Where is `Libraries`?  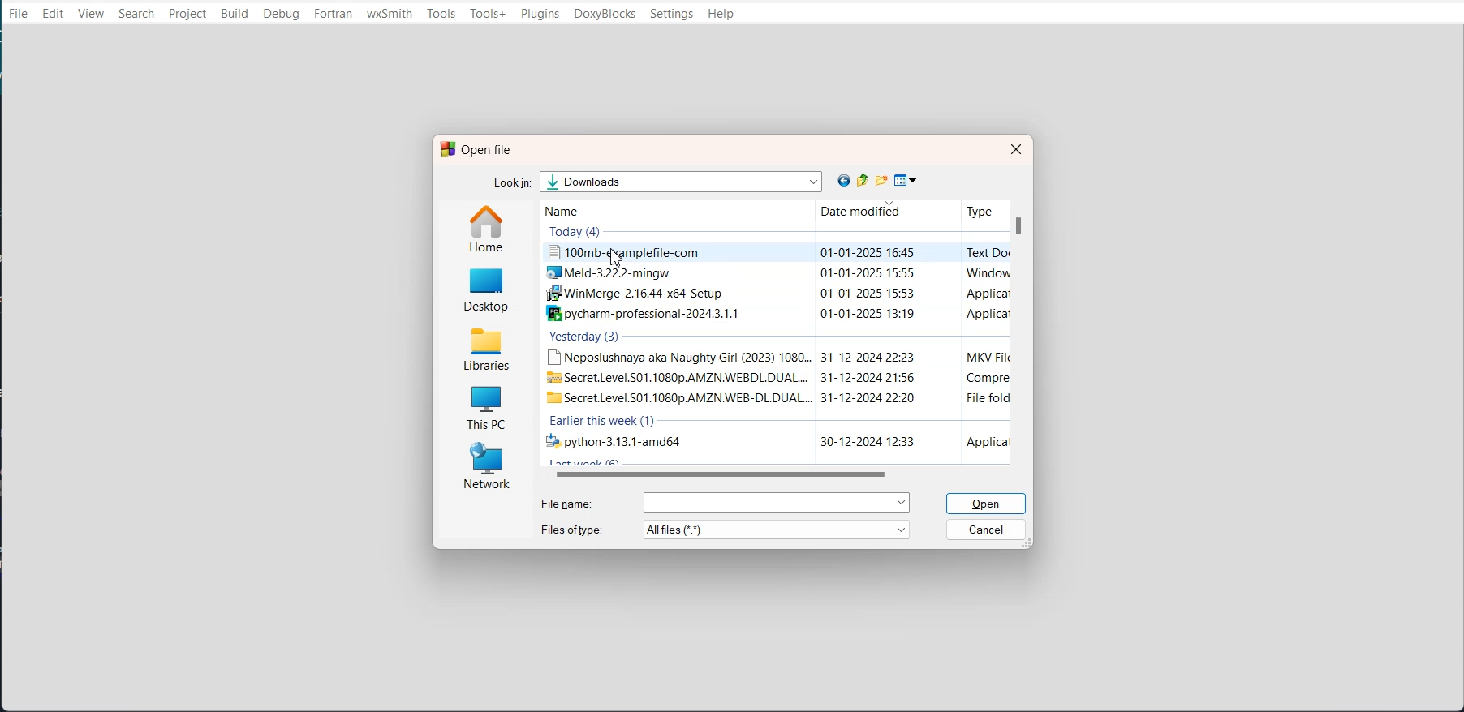 Libraries is located at coordinates (487, 346).